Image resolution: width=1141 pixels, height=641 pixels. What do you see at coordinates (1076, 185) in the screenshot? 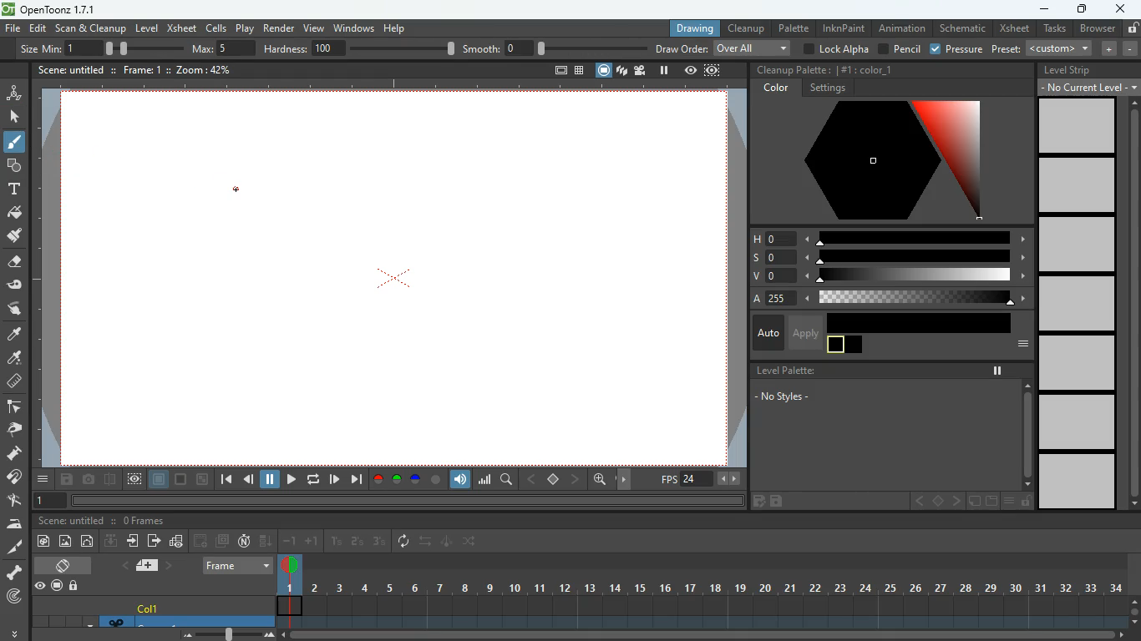
I see `level` at bounding box center [1076, 185].